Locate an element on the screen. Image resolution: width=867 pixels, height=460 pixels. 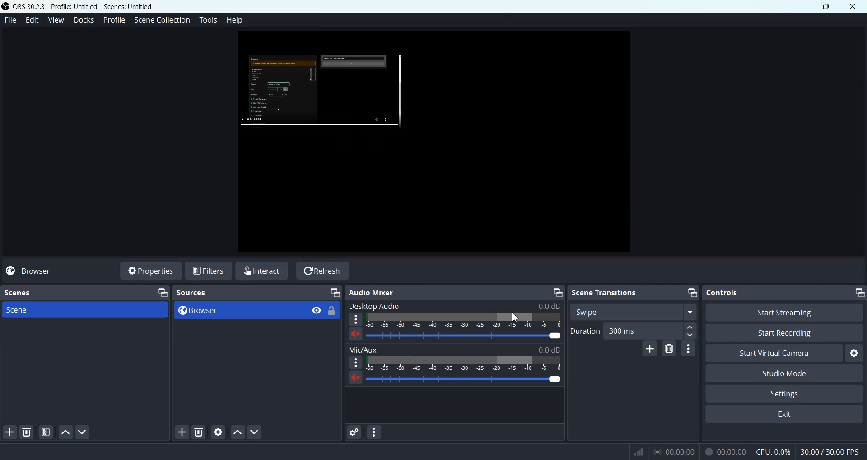
Start Recording is located at coordinates (783, 333).